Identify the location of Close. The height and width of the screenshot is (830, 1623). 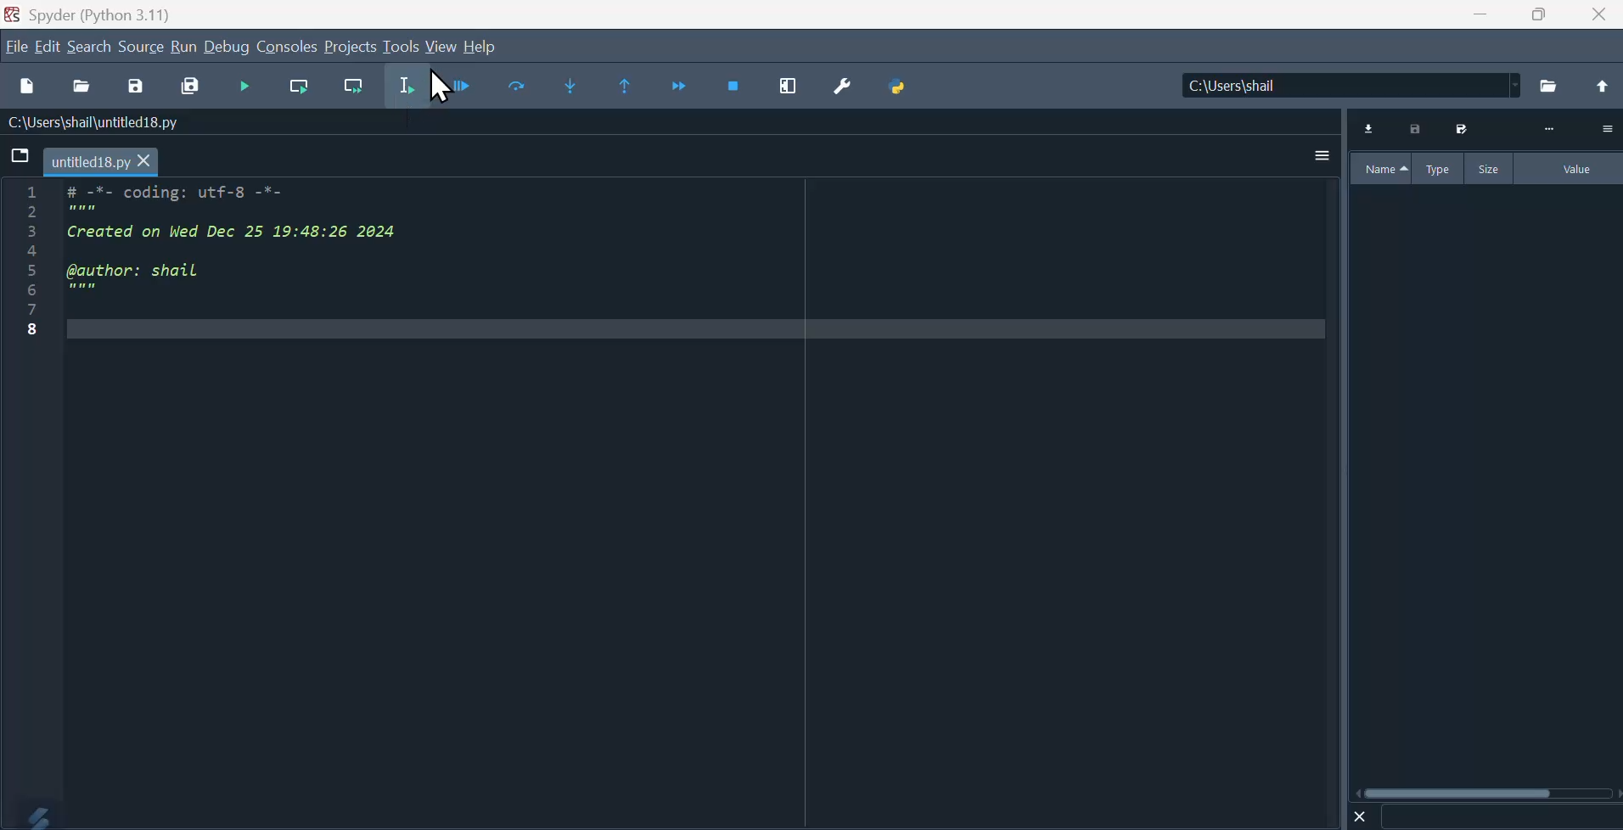
(1601, 14).